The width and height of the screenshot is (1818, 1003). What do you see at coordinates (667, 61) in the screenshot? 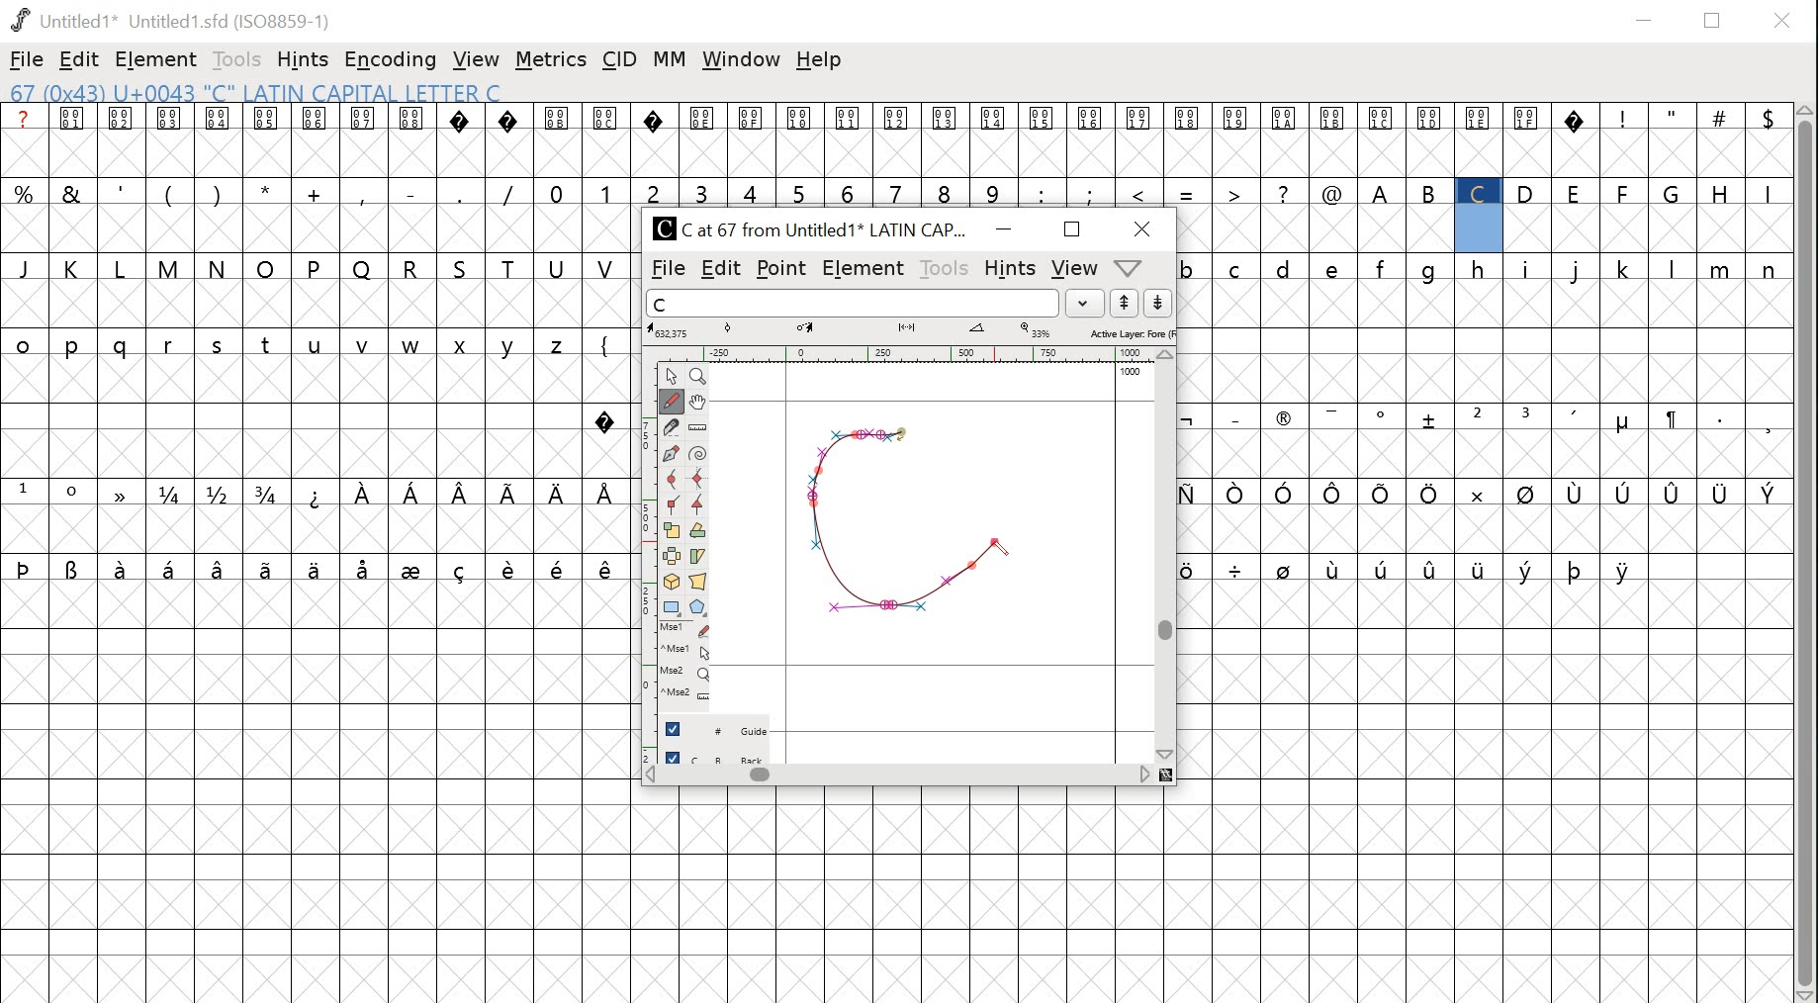
I see `mm` at bounding box center [667, 61].